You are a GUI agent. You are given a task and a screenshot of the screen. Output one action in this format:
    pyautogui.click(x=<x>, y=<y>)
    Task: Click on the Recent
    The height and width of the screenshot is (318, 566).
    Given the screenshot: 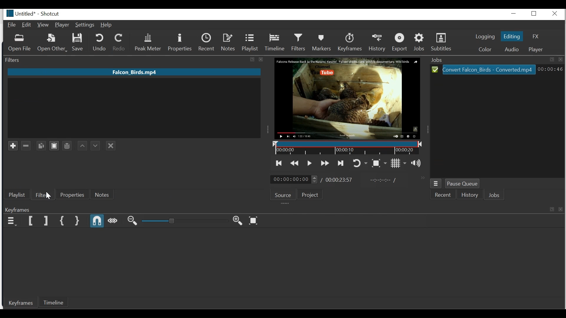 What is the action you would take?
    pyautogui.click(x=444, y=194)
    